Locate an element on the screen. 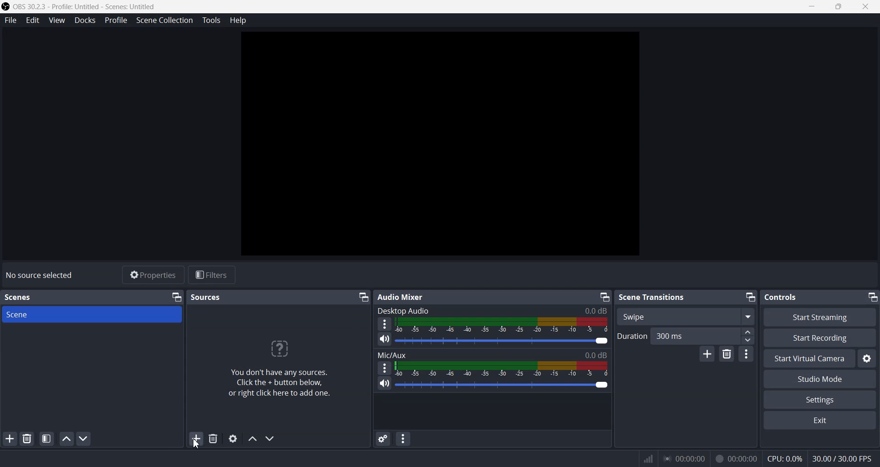 This screenshot has height=467, width=880. Duration is located at coordinates (686, 336).